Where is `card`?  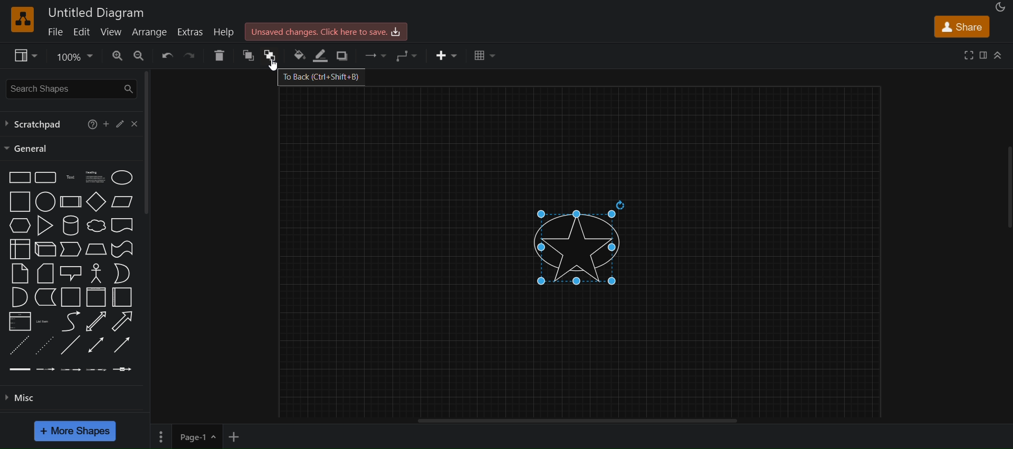
card is located at coordinates (44, 272).